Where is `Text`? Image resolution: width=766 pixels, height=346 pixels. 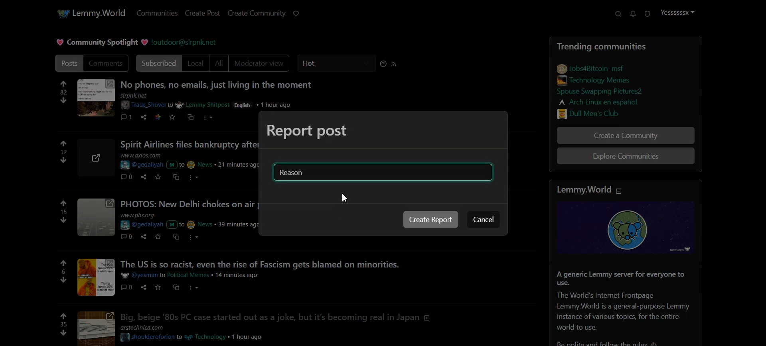
Text is located at coordinates (100, 42).